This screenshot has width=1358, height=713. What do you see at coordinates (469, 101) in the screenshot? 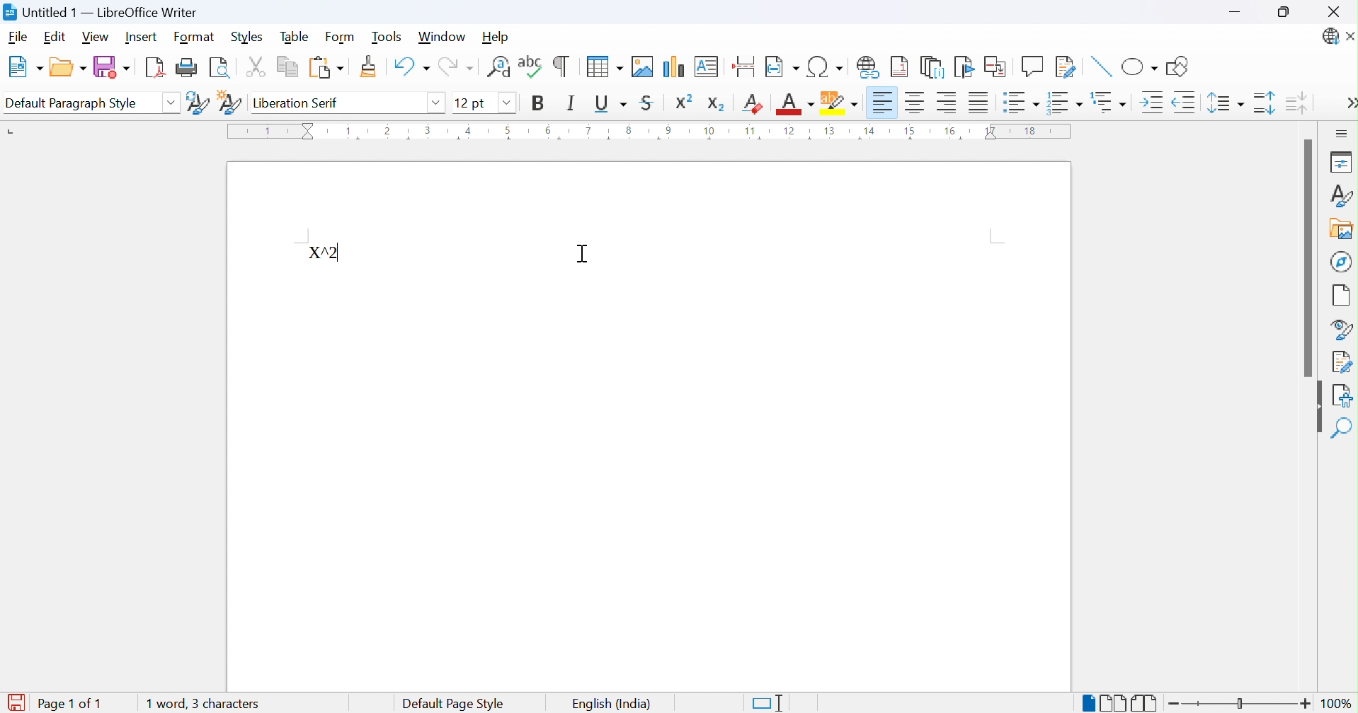
I see `12 pt` at bounding box center [469, 101].